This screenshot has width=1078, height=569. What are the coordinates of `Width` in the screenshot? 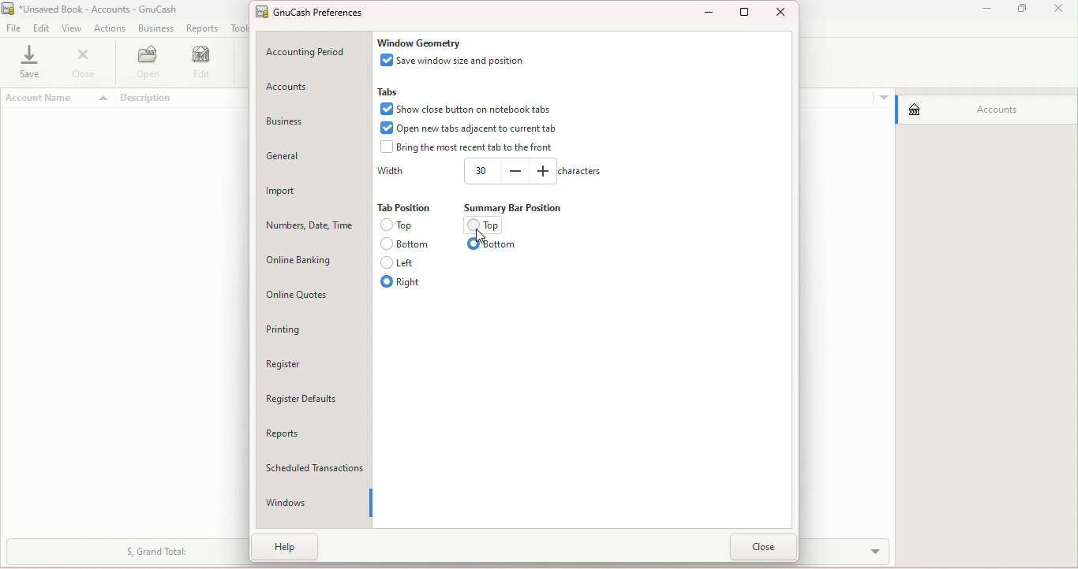 It's located at (508, 173).